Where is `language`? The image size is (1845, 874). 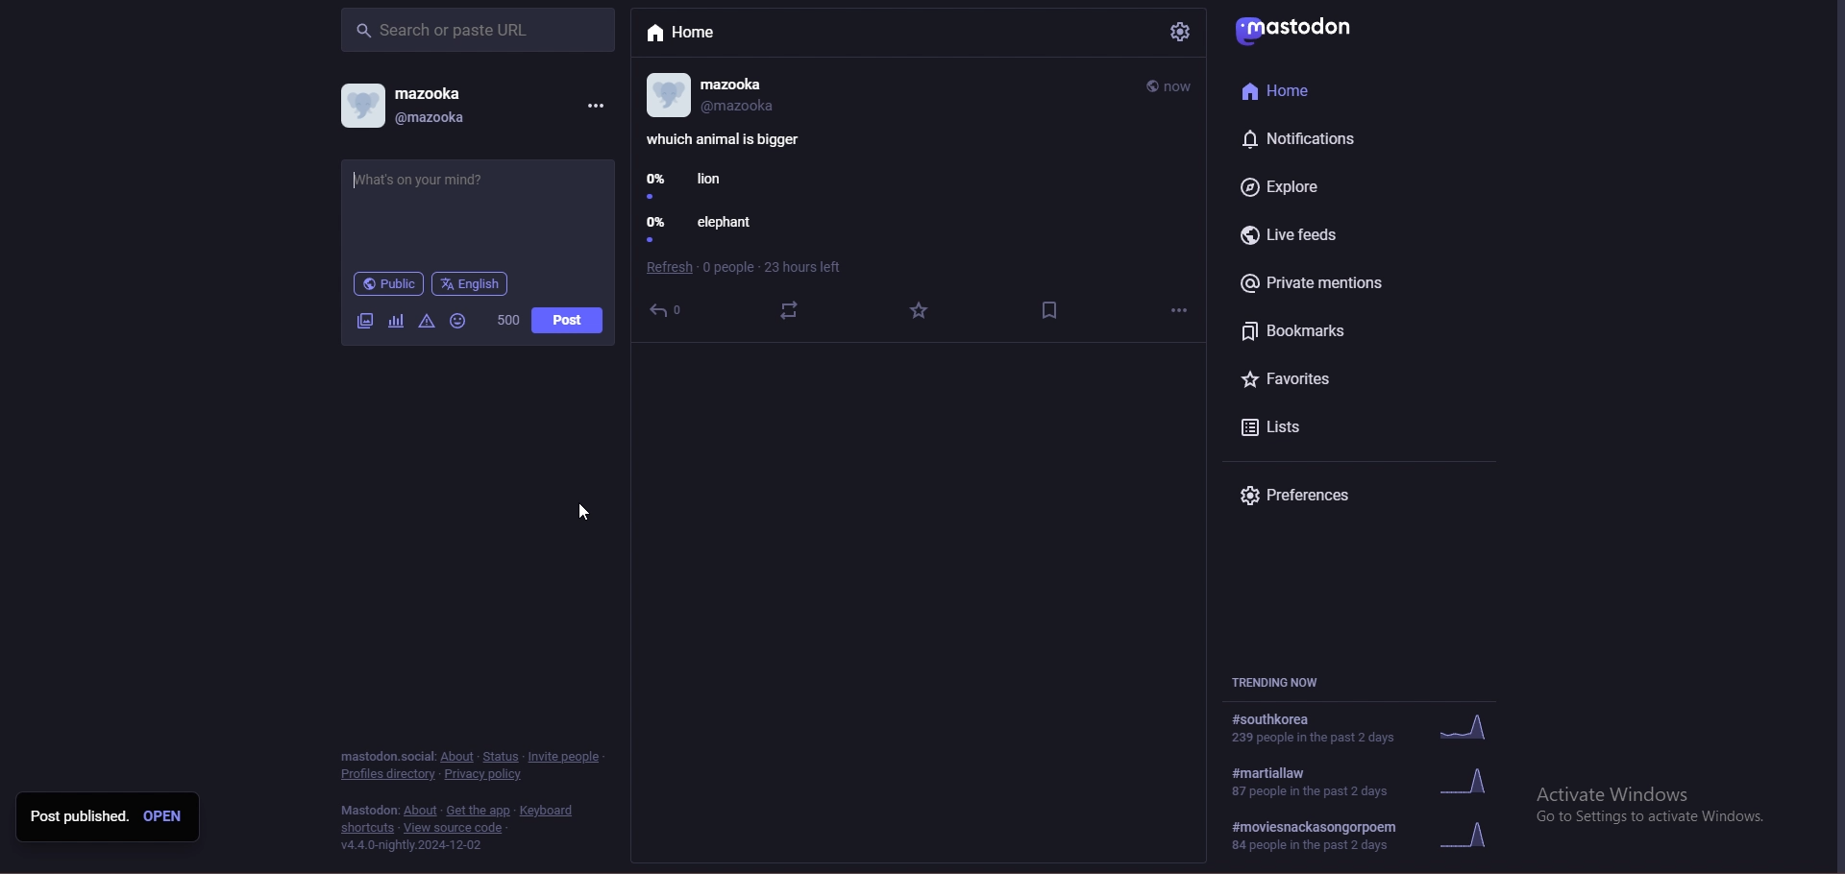
language is located at coordinates (470, 283).